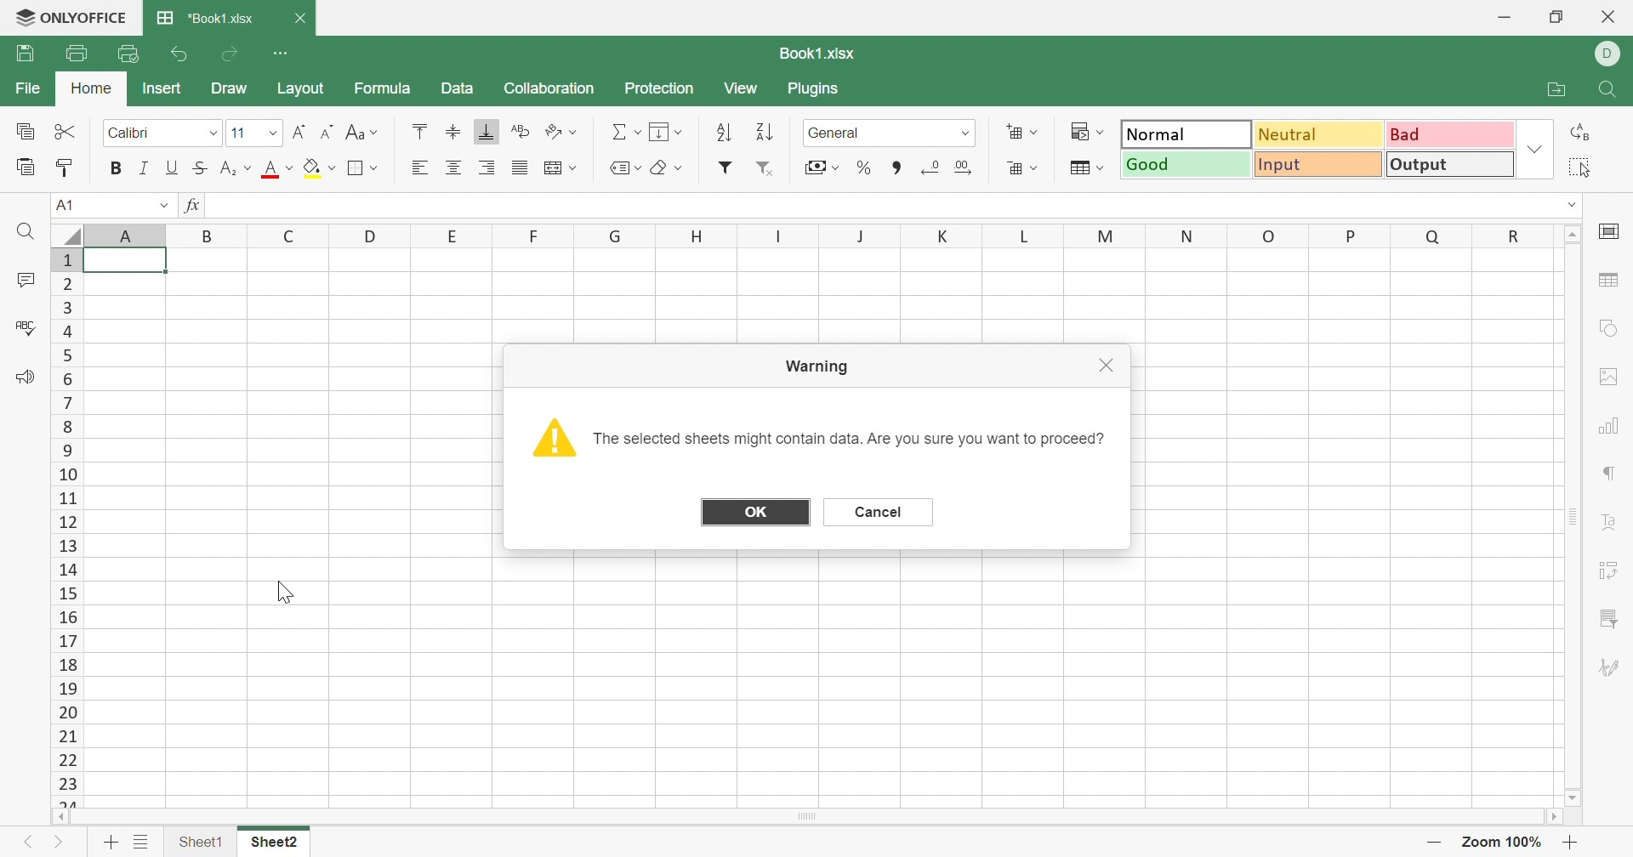  I want to click on Output, so click(1448, 165).